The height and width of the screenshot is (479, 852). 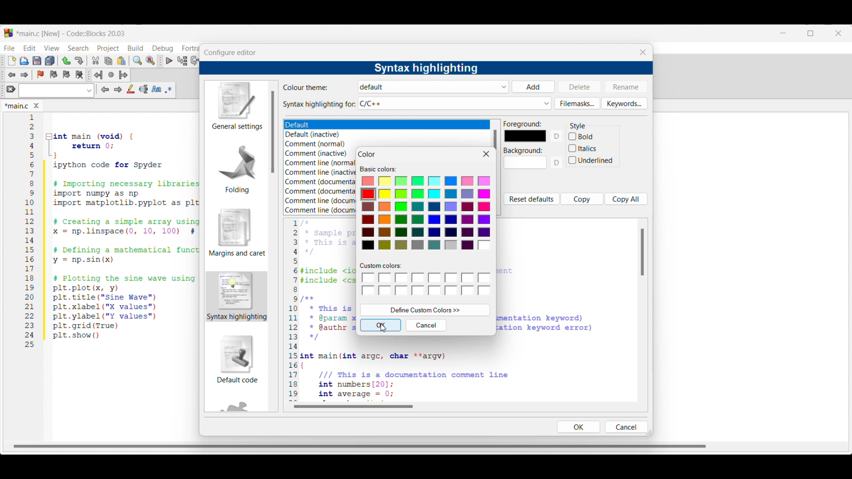 I want to click on Indicates background color options, so click(x=522, y=151).